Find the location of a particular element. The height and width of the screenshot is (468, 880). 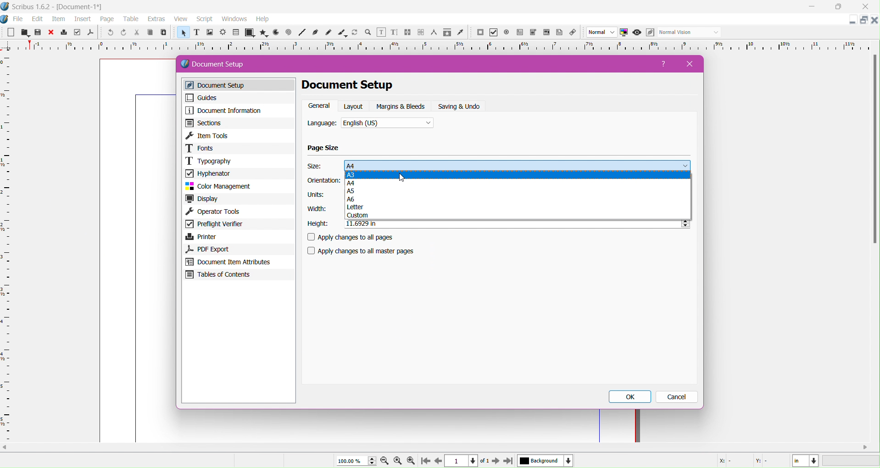

windows menu is located at coordinates (234, 19).